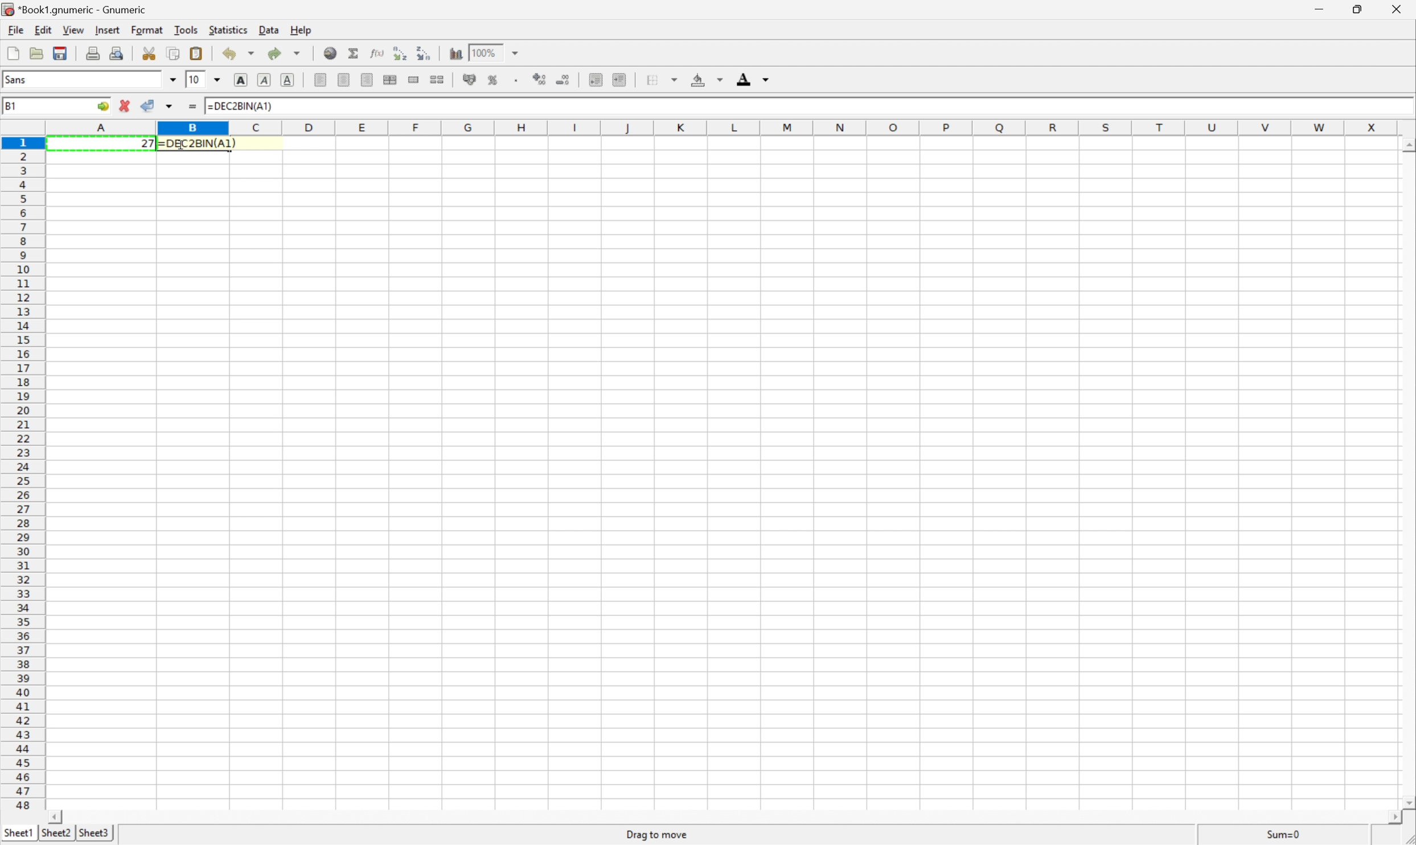 Image resolution: width=1416 pixels, height=845 pixels. What do you see at coordinates (516, 52) in the screenshot?
I see `Drop Down` at bounding box center [516, 52].